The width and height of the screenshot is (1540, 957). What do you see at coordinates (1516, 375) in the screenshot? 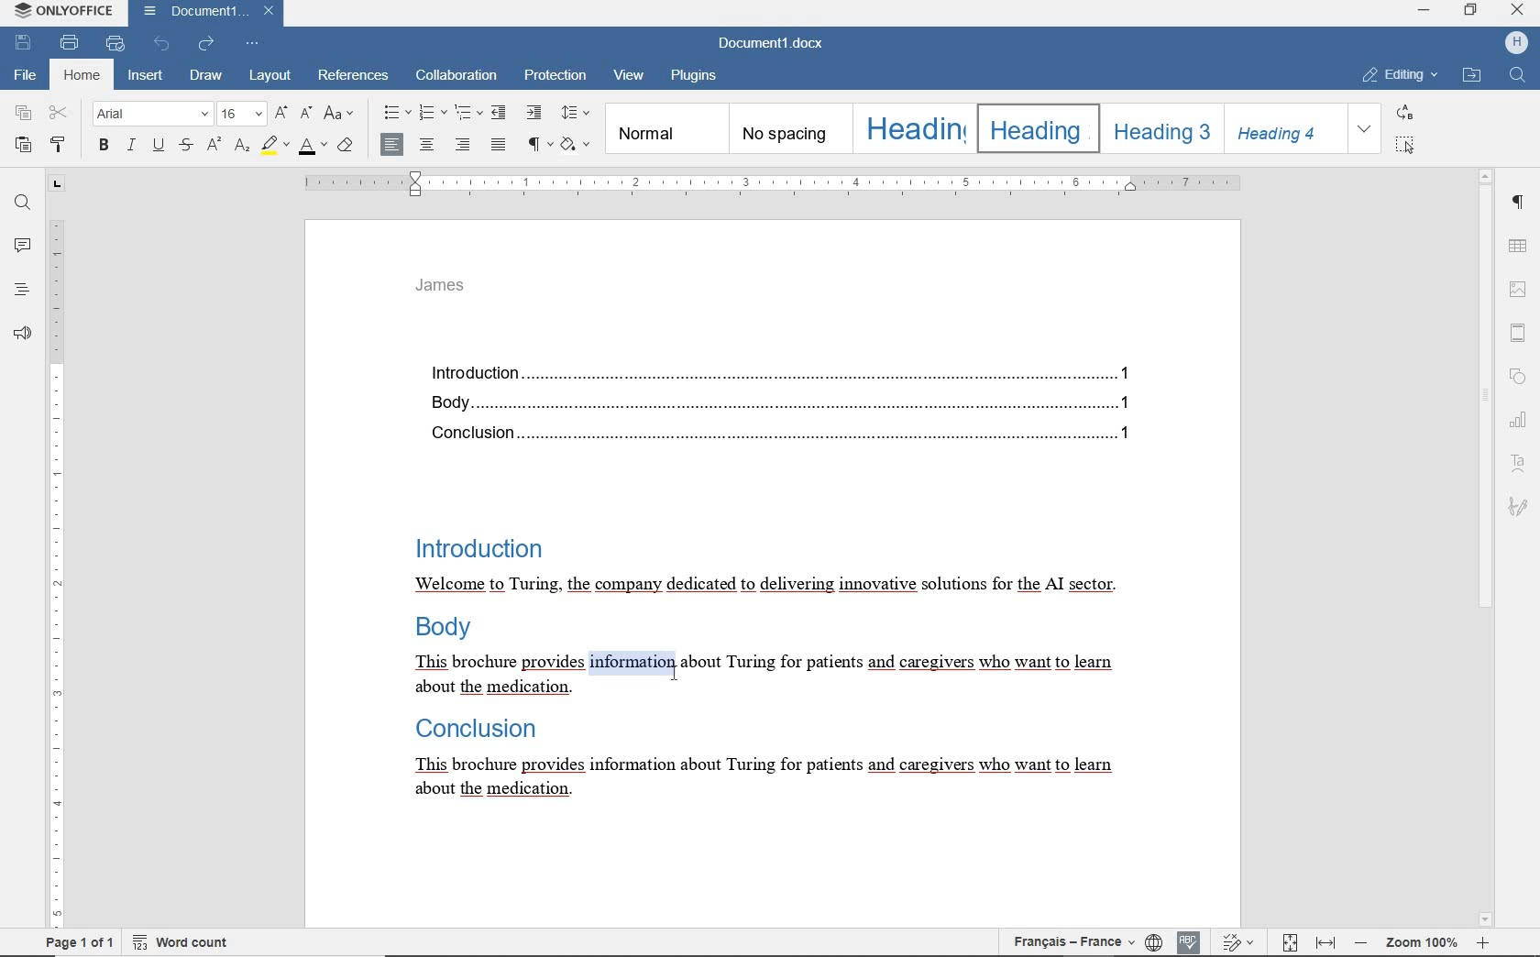
I see `SHAPE` at bounding box center [1516, 375].